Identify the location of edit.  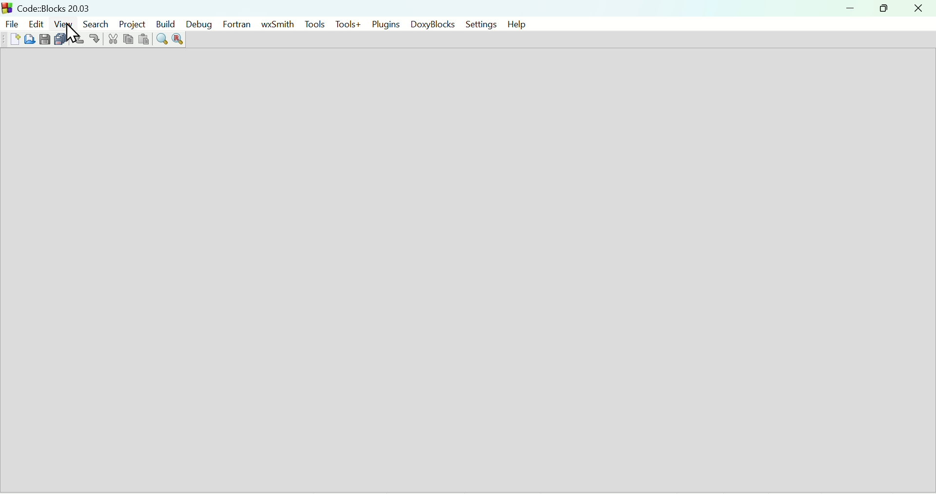
(35, 22).